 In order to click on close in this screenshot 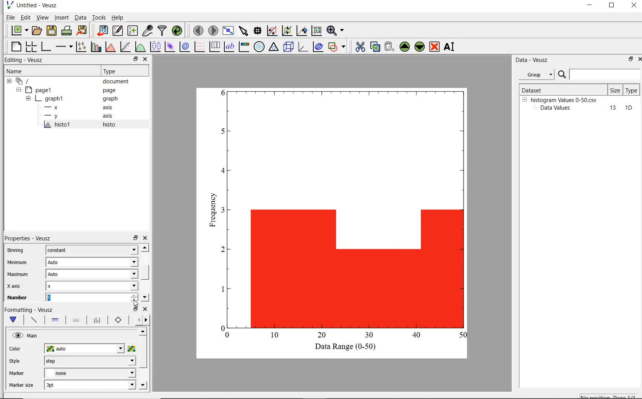, I will do `click(634, 6)`.